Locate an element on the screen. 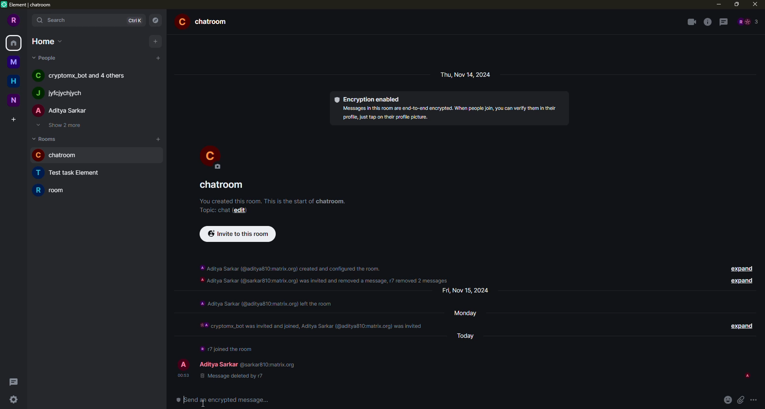 Image resolution: width=765 pixels, height=409 pixels. space is located at coordinates (16, 100).